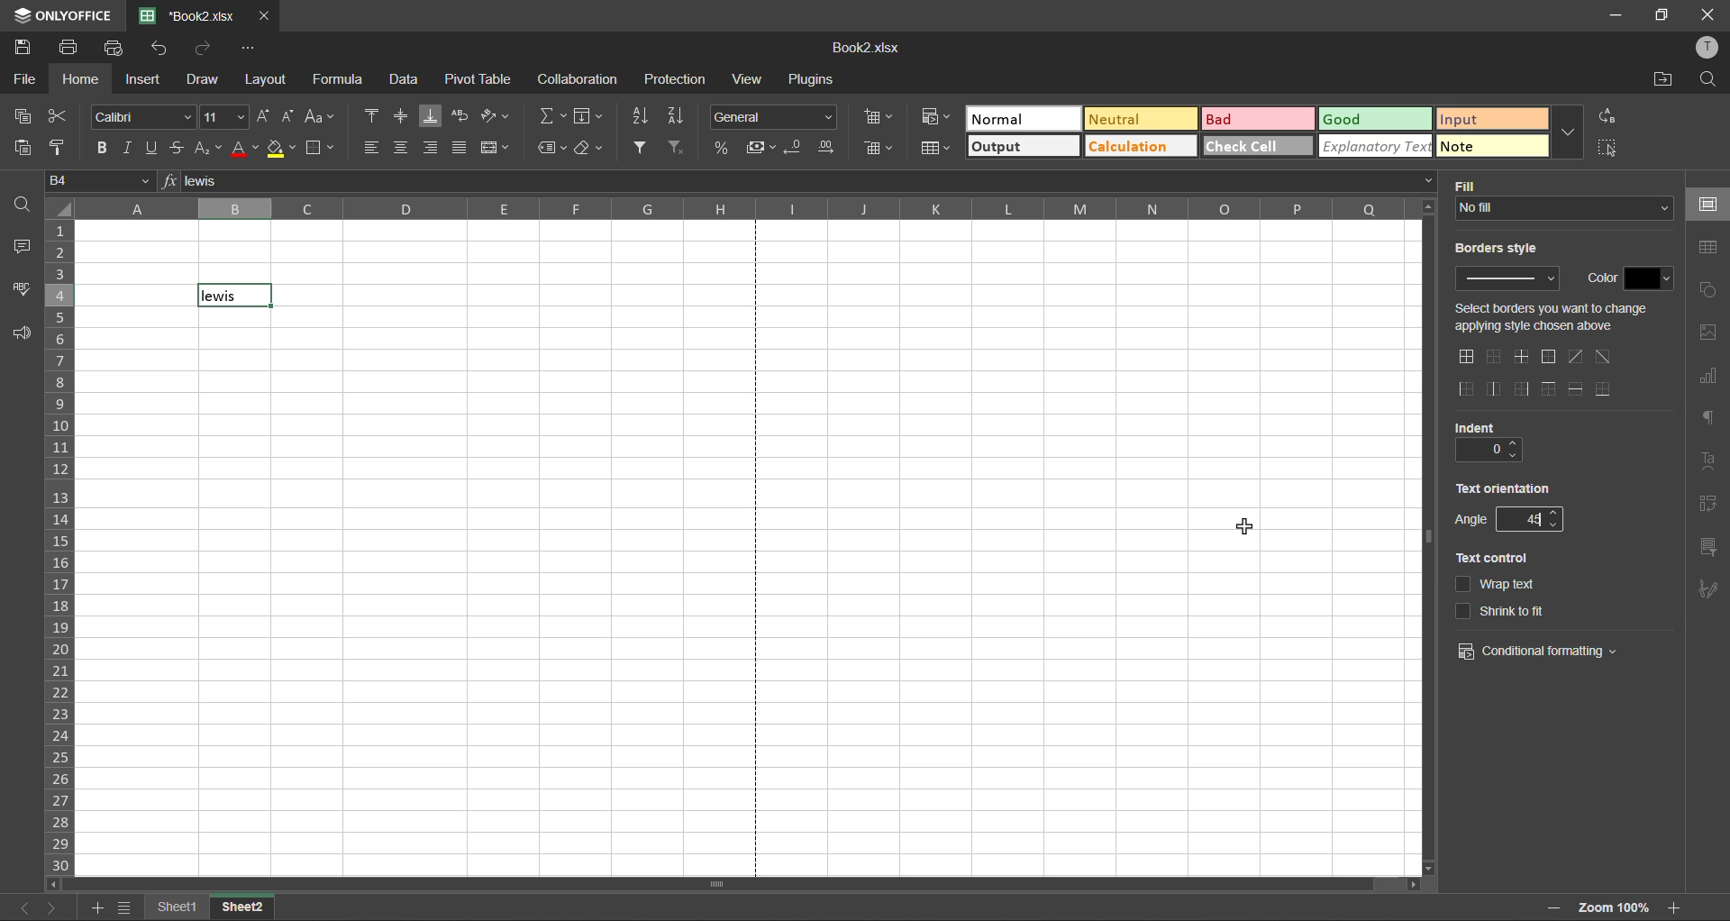 The width and height of the screenshot is (1730, 921). I want to click on pivot table, so click(478, 78).